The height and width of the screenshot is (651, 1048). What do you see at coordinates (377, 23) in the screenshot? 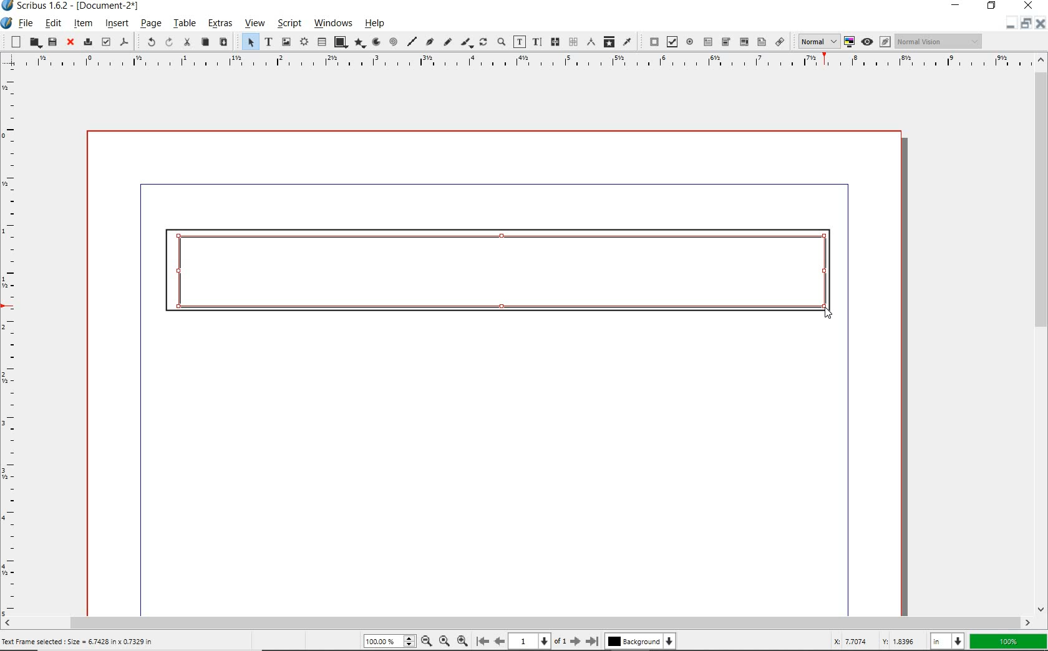
I see `help` at bounding box center [377, 23].